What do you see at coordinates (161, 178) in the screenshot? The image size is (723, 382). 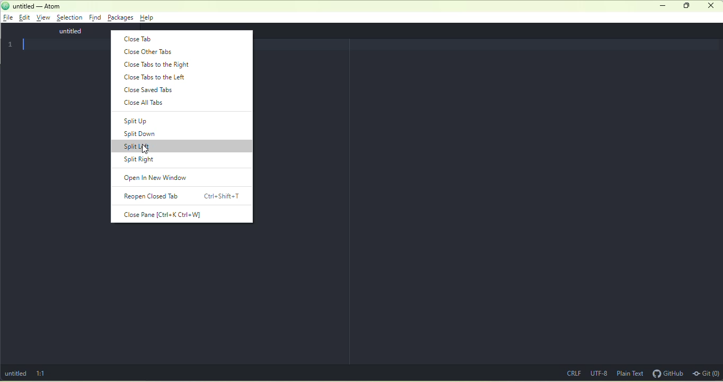 I see `open in new window` at bounding box center [161, 178].